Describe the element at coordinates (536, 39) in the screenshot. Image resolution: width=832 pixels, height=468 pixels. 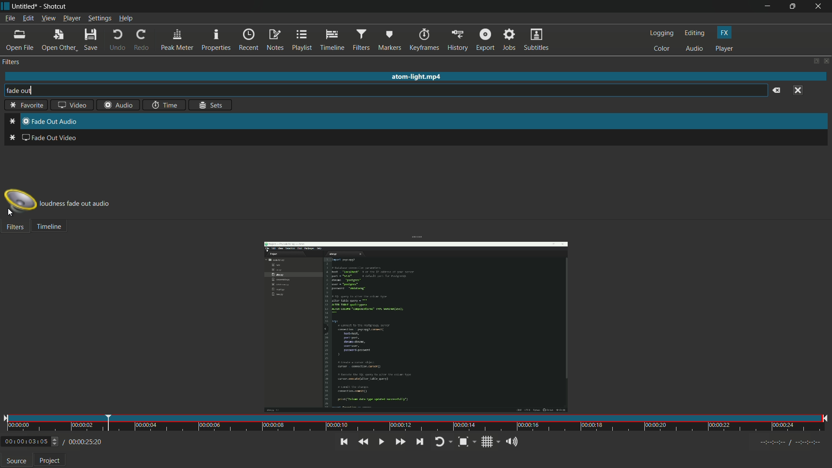
I see `subtitles` at that location.